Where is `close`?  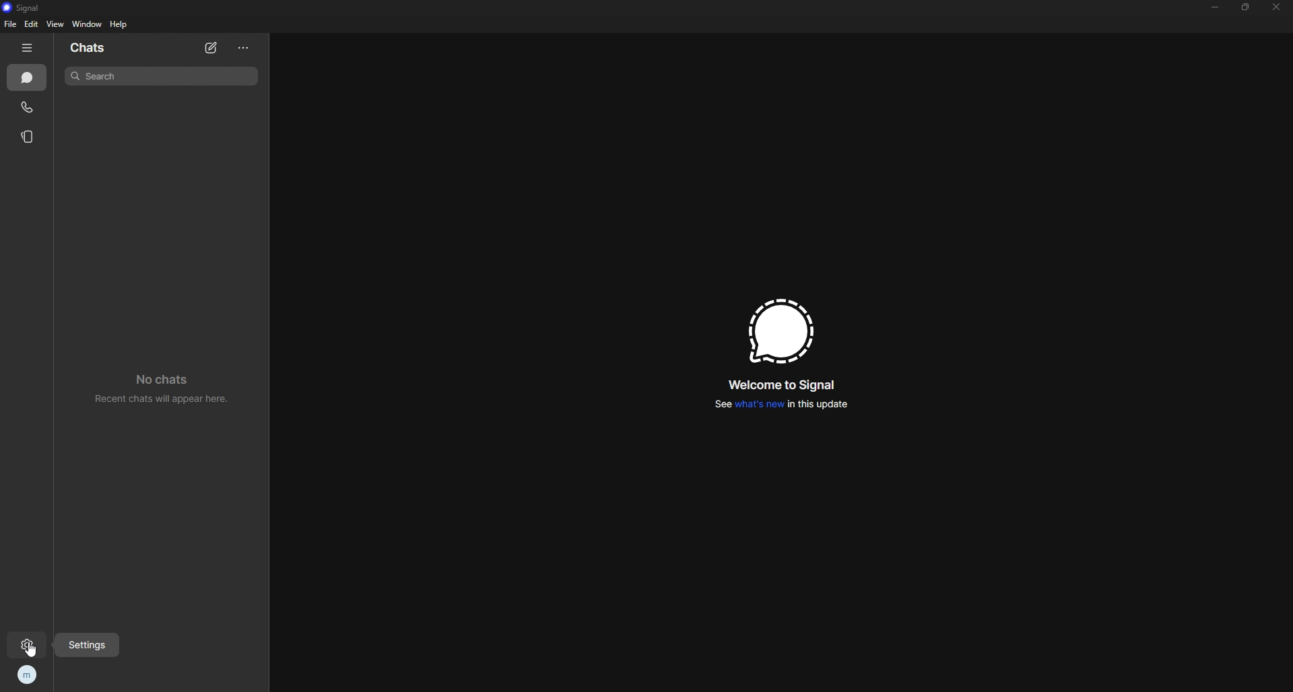 close is located at coordinates (1275, 7).